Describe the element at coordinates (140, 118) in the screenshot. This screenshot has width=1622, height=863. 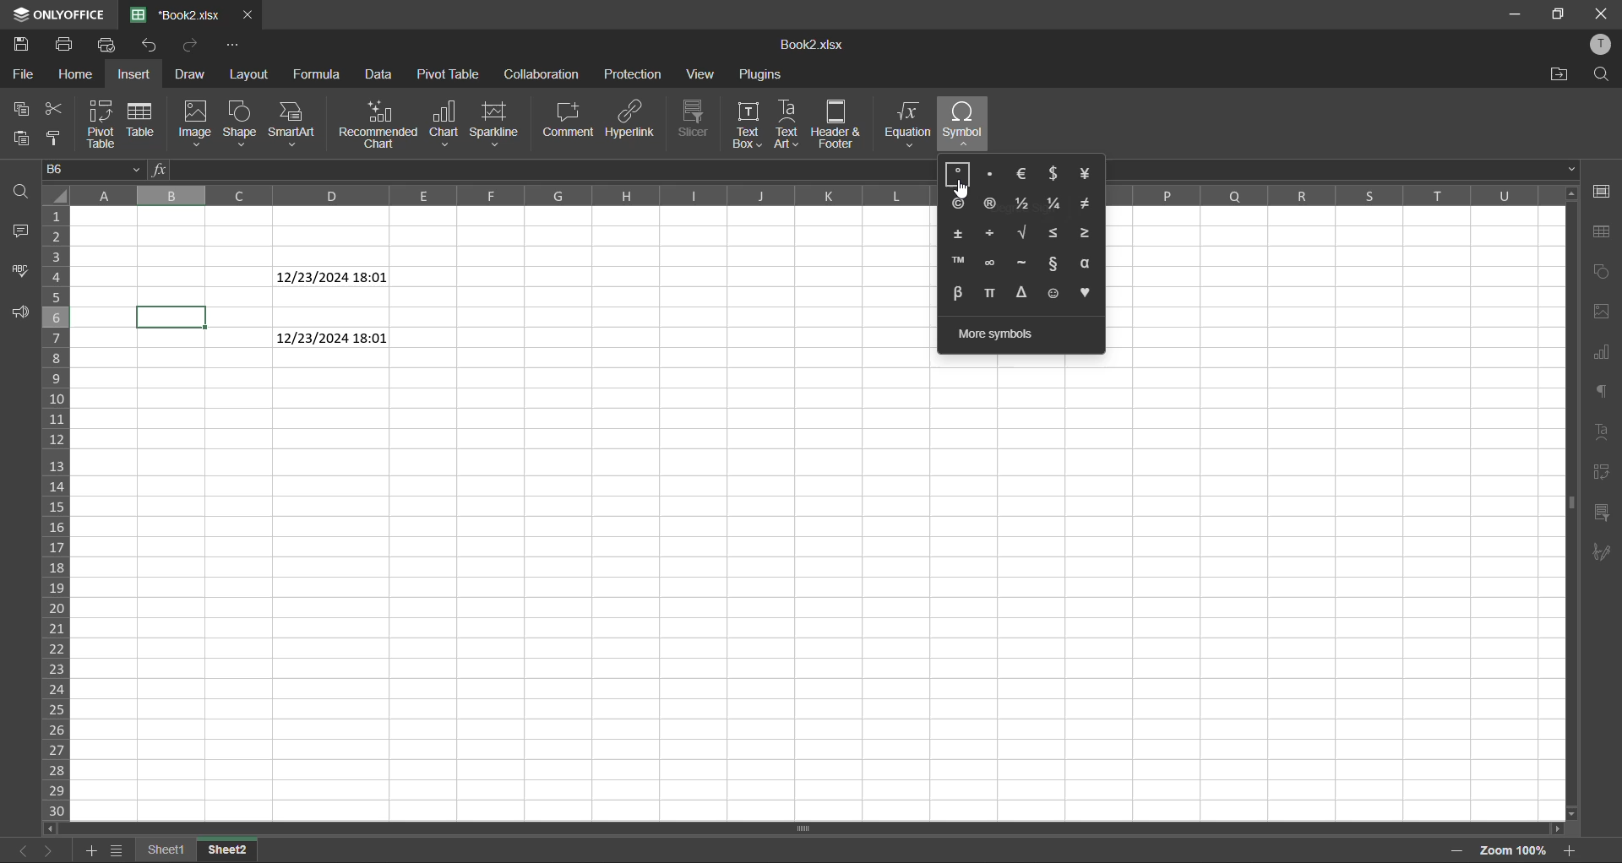
I see `table` at that location.